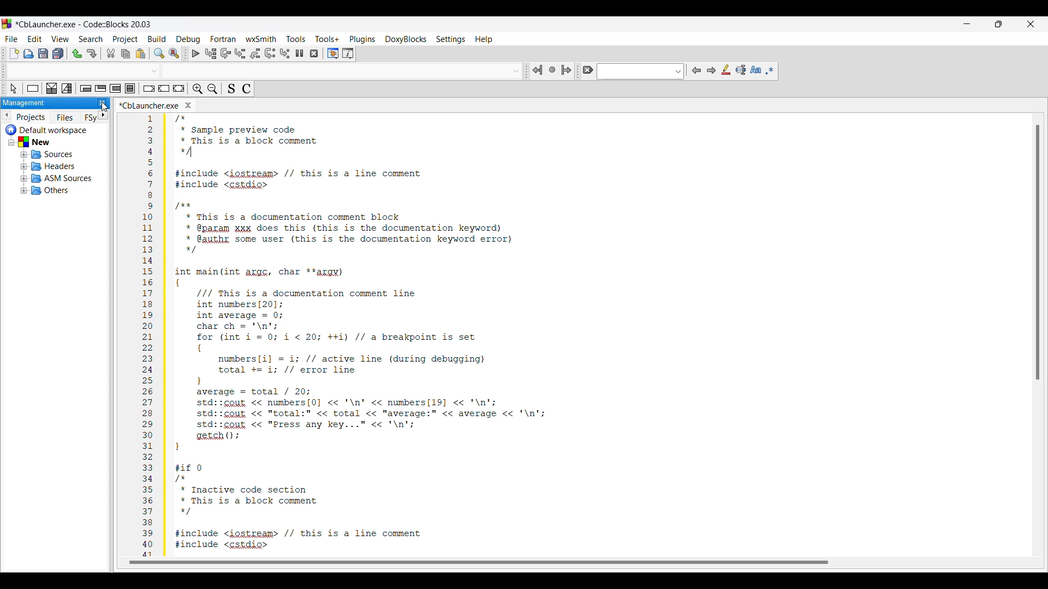 The height and width of the screenshot is (589, 1048). Describe the element at coordinates (1031, 24) in the screenshot. I see `Close interface` at that location.